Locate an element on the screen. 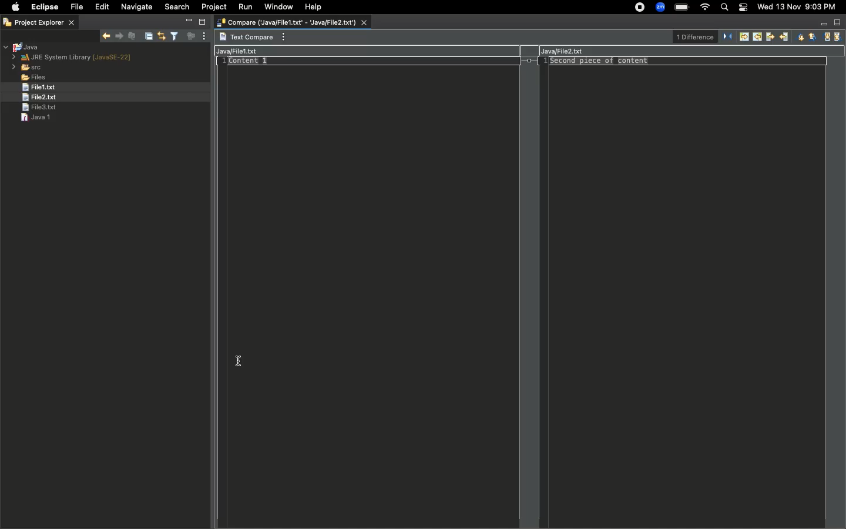 The width and height of the screenshot is (846, 529). Search is located at coordinates (177, 6).